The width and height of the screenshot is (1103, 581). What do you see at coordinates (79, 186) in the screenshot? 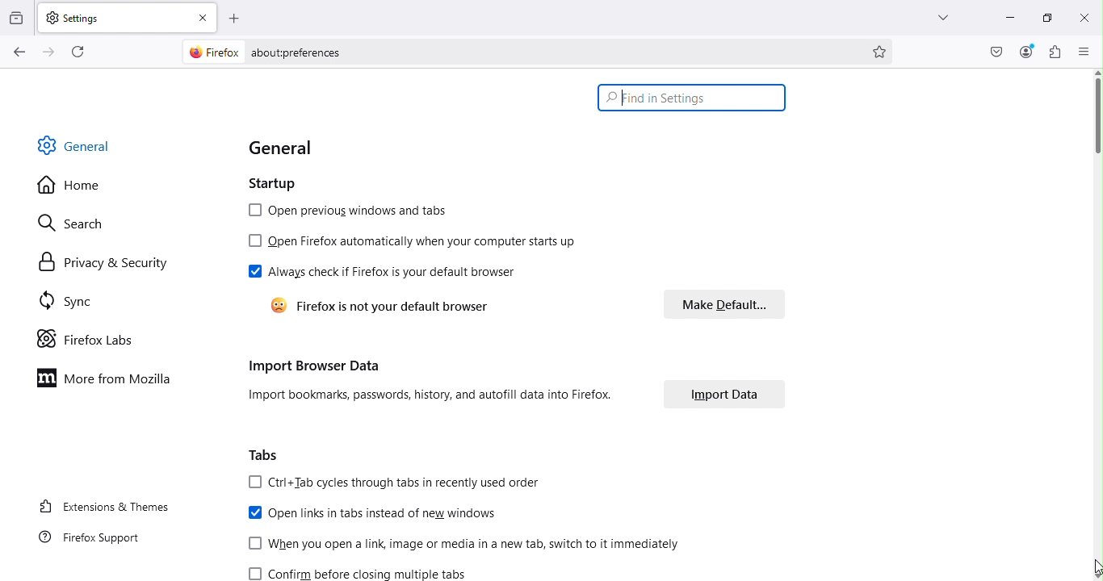
I see `Home` at bounding box center [79, 186].